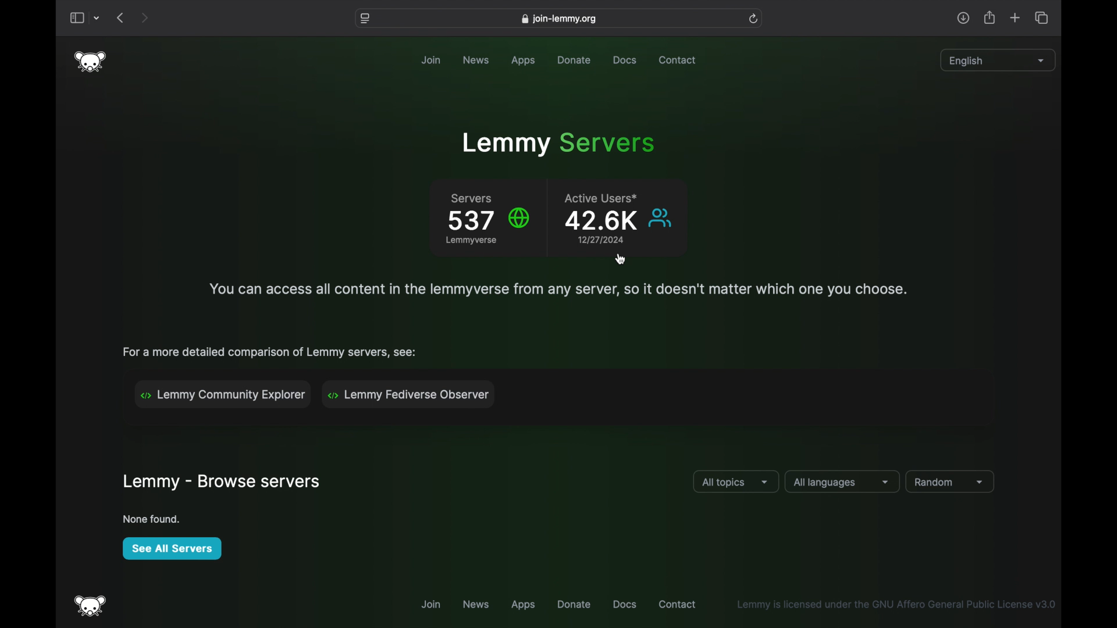 Image resolution: width=1117 pixels, height=628 pixels. Describe the element at coordinates (736, 483) in the screenshot. I see `all topics` at that location.